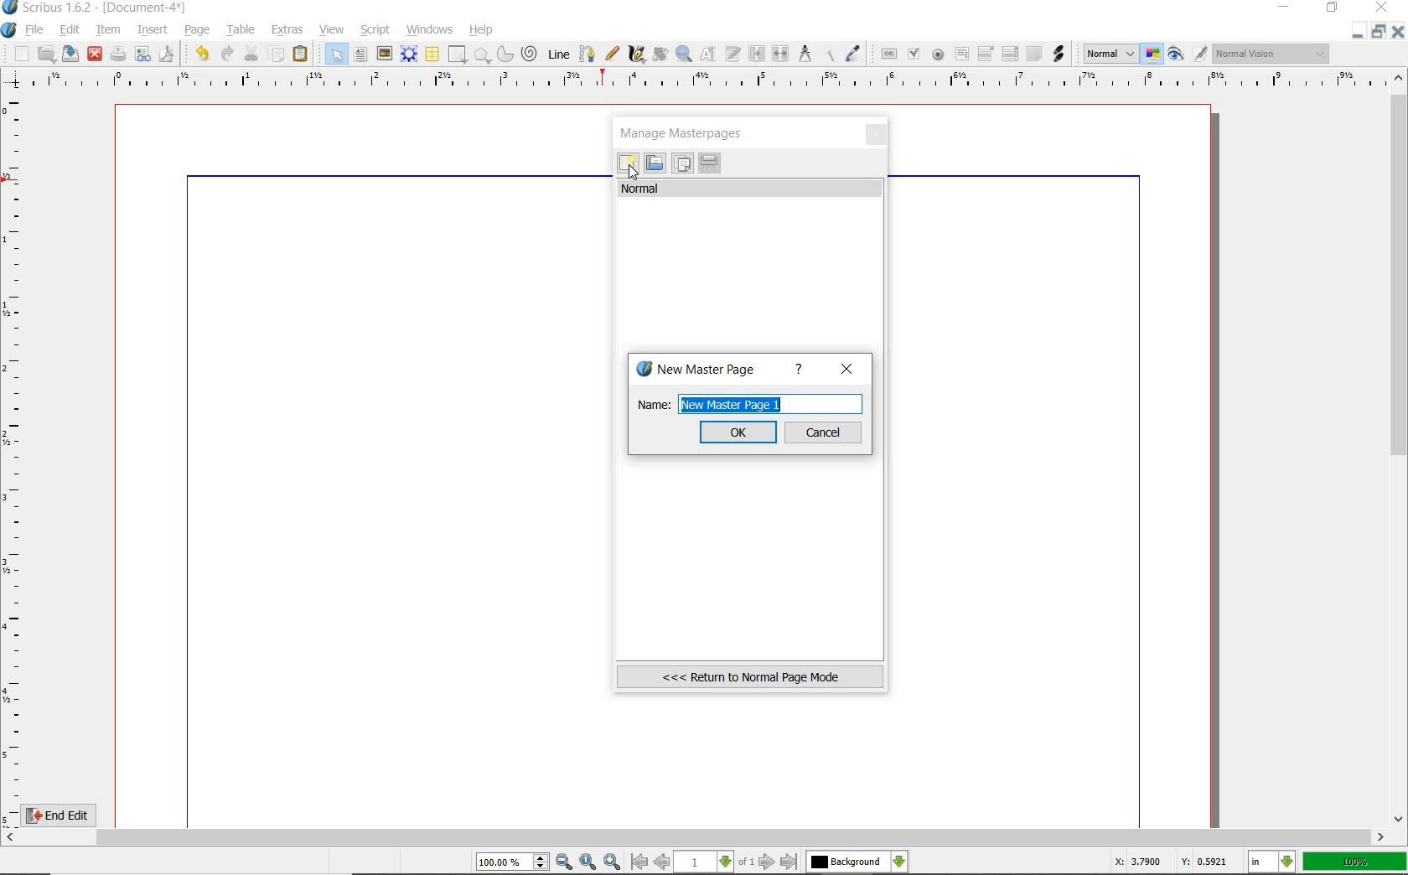  What do you see at coordinates (847, 369) in the screenshot?
I see `close` at bounding box center [847, 369].